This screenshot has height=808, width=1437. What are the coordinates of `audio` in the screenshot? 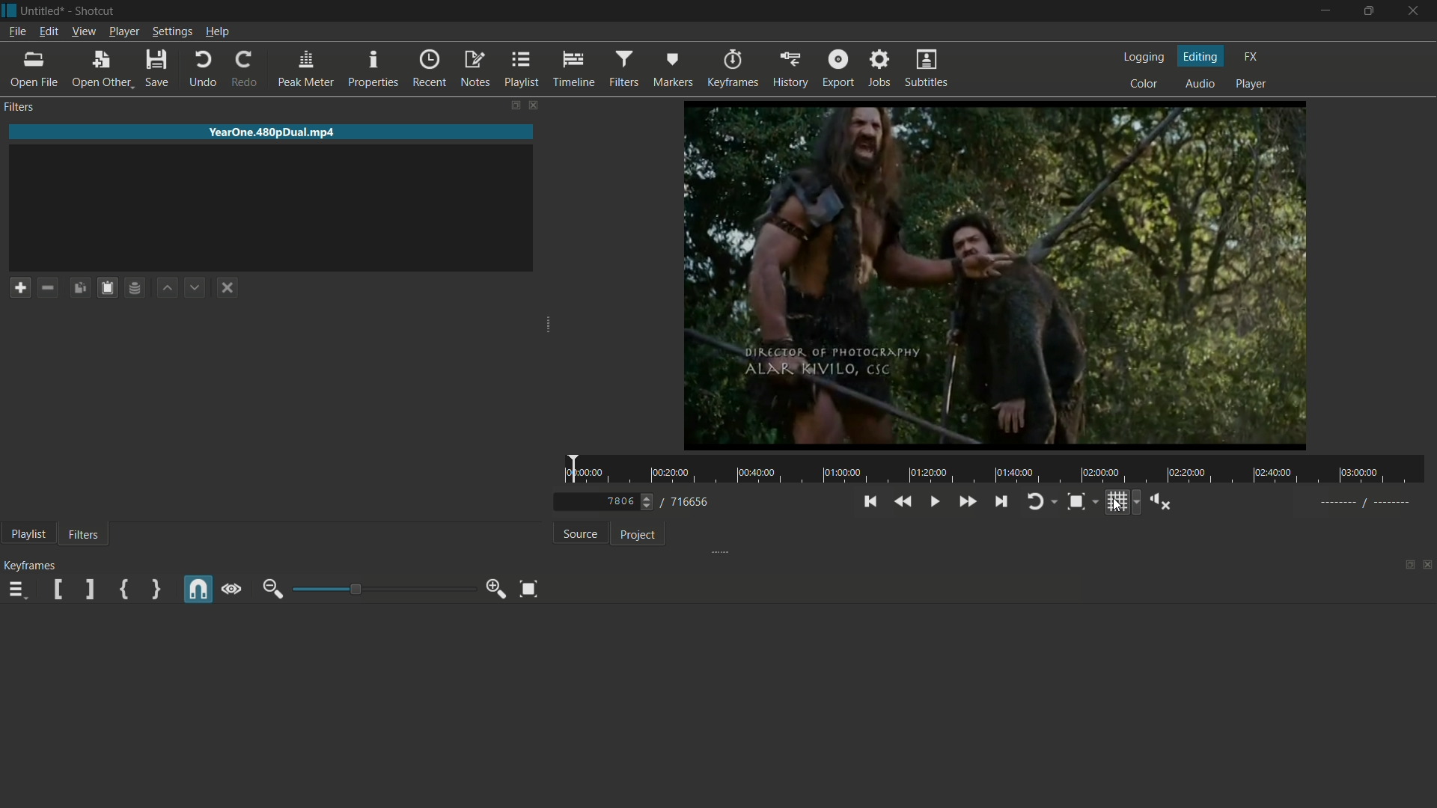 It's located at (1202, 85).